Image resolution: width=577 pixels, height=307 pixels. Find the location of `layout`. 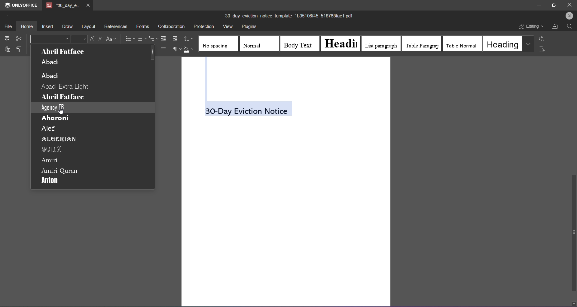

layout is located at coordinates (88, 27).